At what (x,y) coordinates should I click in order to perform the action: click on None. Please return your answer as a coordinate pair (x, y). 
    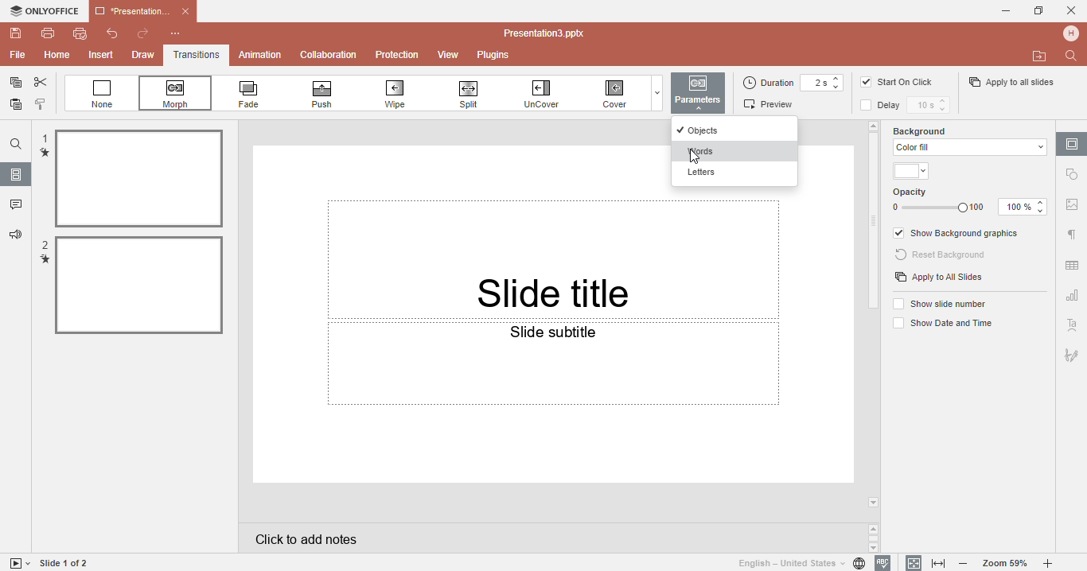
    Looking at the image, I should click on (103, 94).